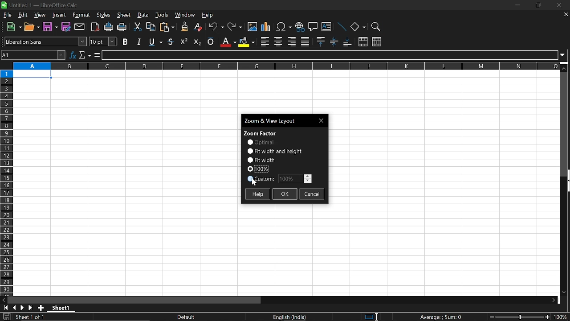  What do you see at coordinates (341, 27) in the screenshot?
I see `line ` at bounding box center [341, 27].